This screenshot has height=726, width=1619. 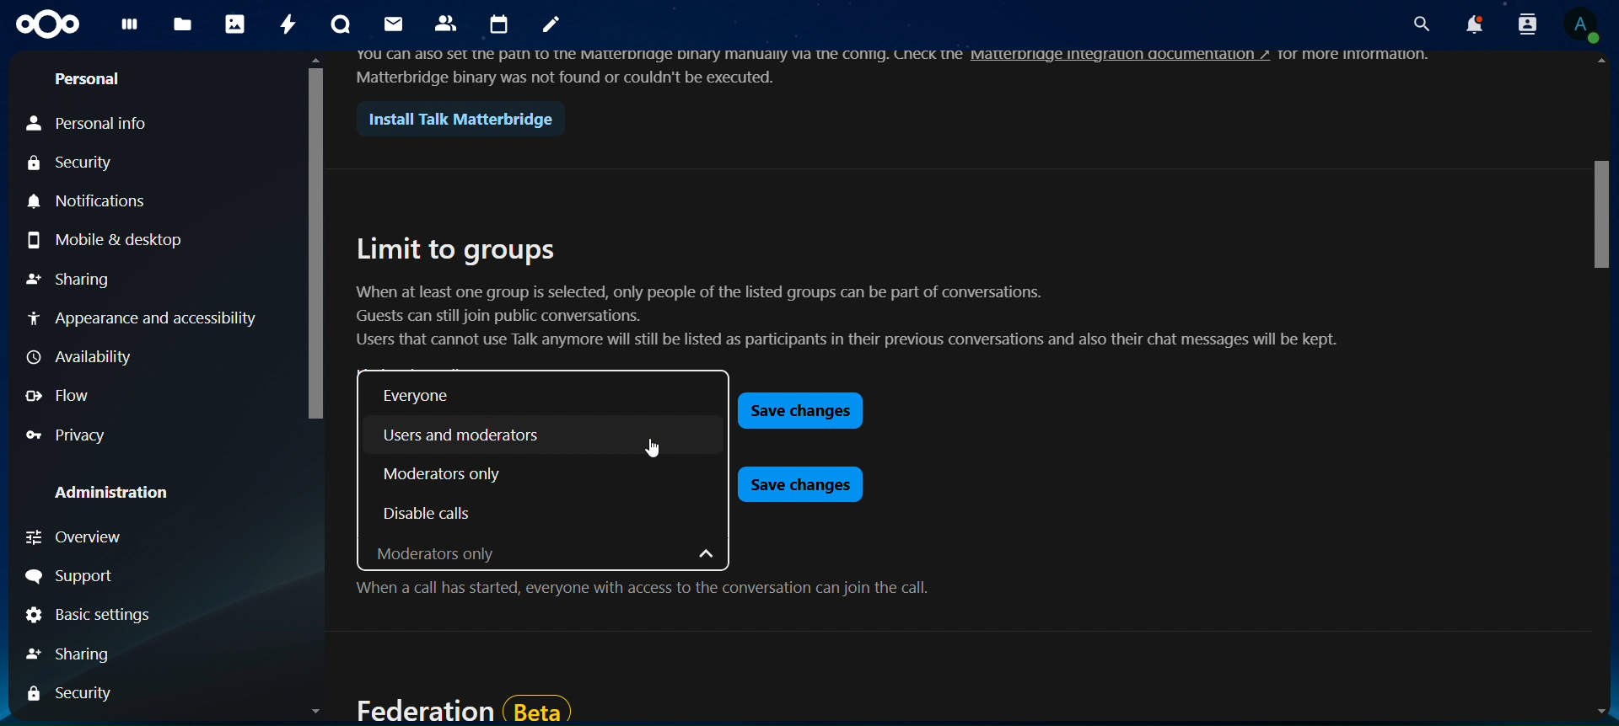 What do you see at coordinates (132, 29) in the screenshot?
I see `dashboard` at bounding box center [132, 29].